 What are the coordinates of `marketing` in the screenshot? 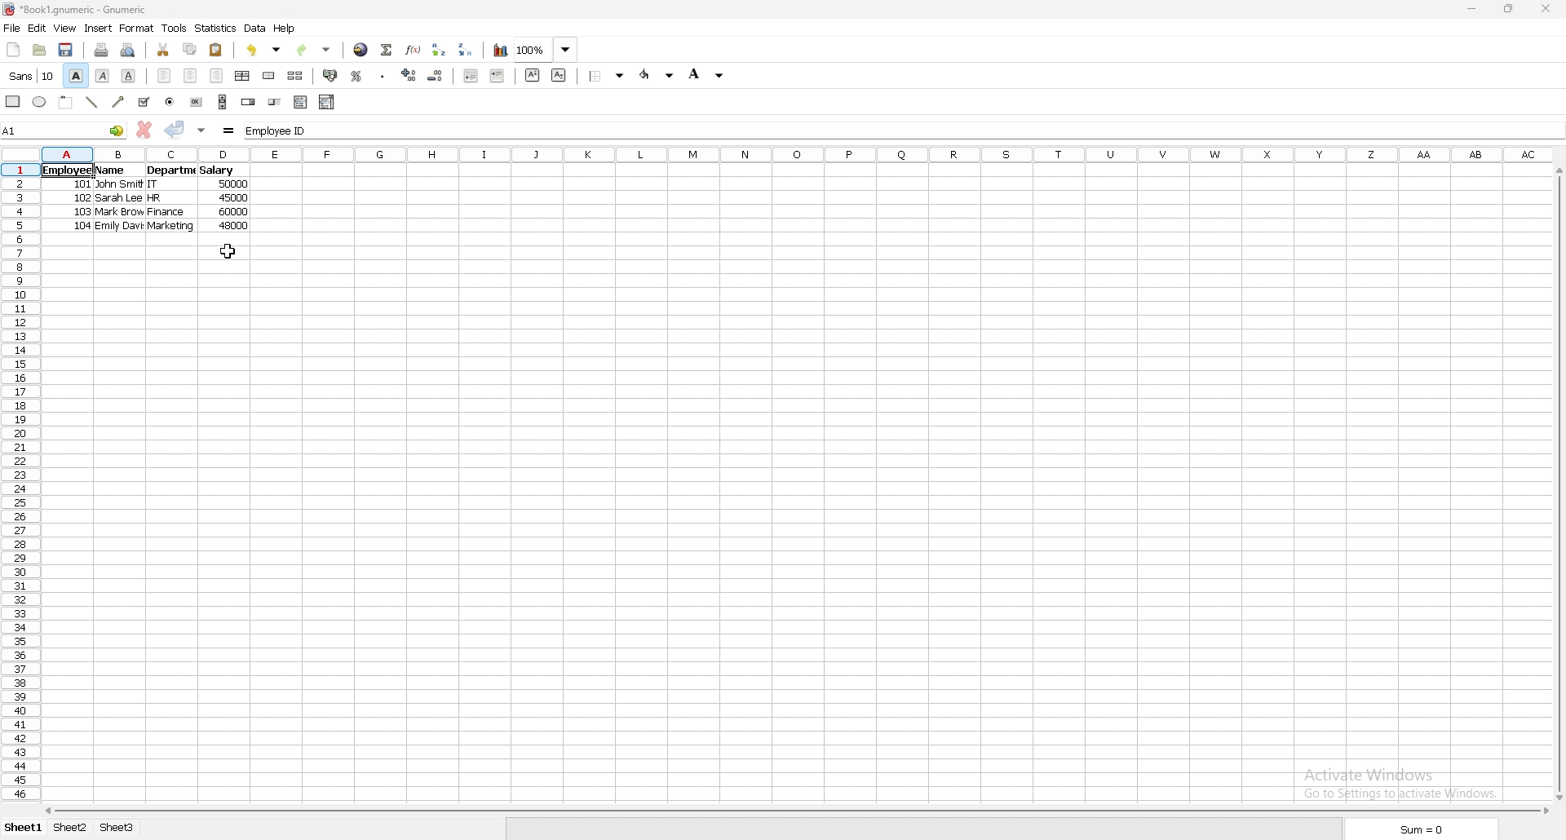 It's located at (174, 226).